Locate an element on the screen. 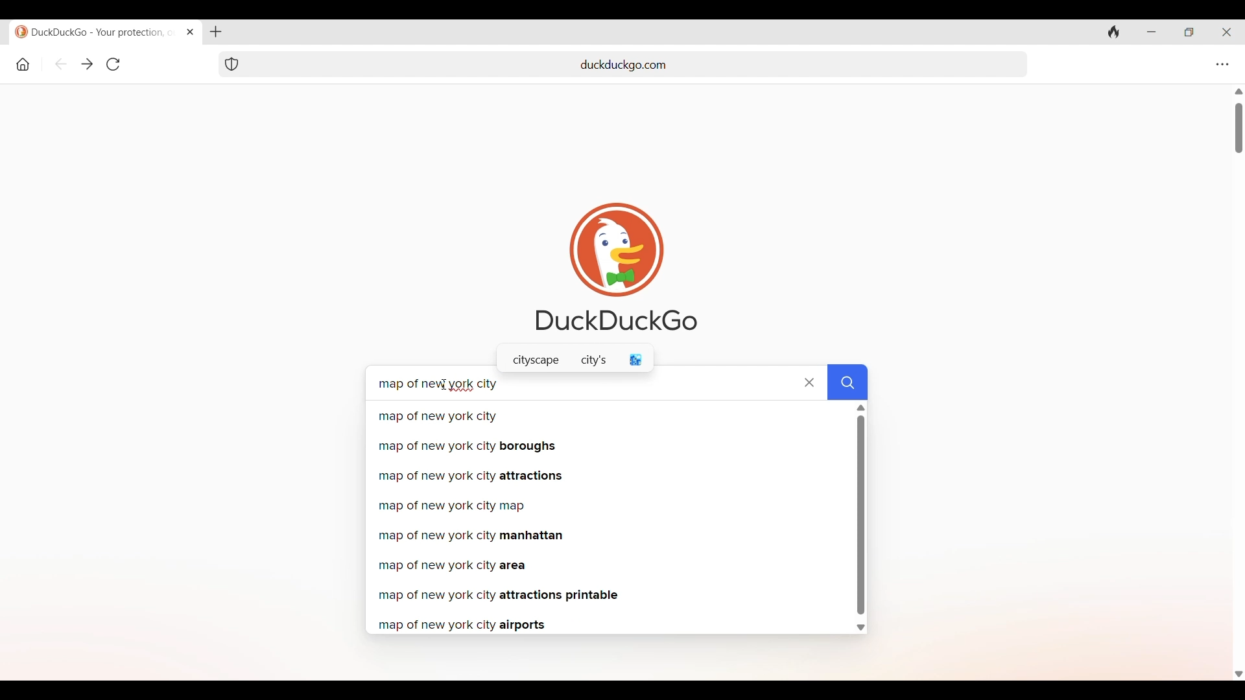  map of new york city manhattan is located at coordinates (610, 537).